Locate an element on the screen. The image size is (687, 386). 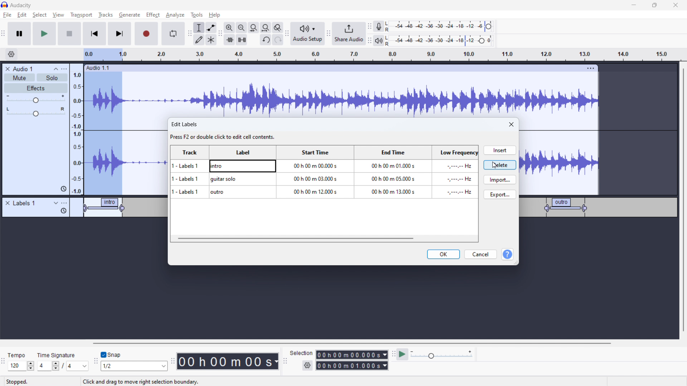
labels is located at coordinates (25, 203).